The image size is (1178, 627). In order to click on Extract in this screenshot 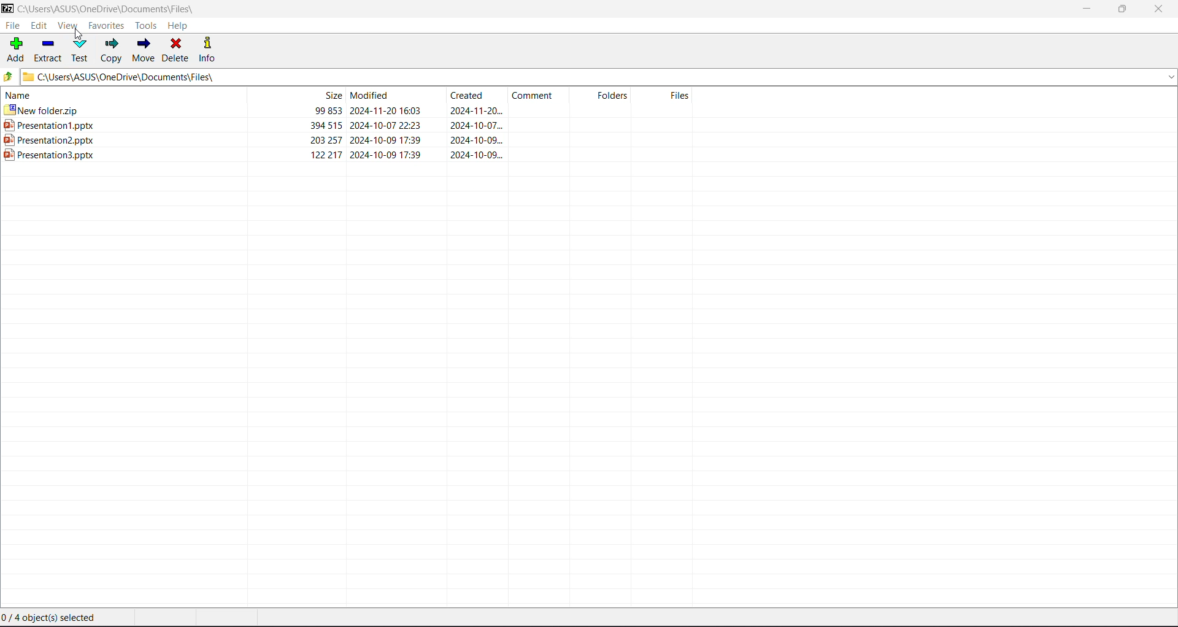, I will do `click(47, 50)`.